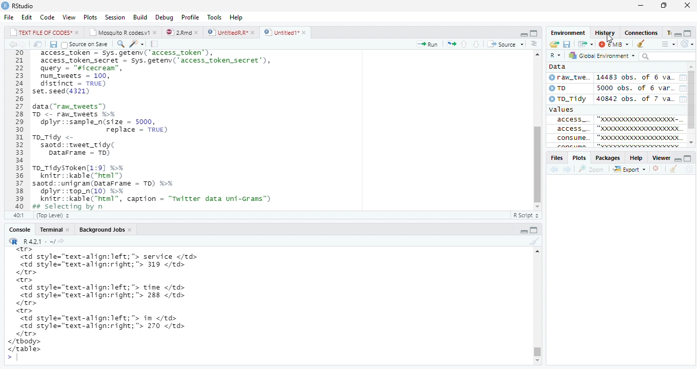 The image size is (697, 369). What do you see at coordinates (606, 158) in the screenshot?
I see `Packages` at bounding box center [606, 158].